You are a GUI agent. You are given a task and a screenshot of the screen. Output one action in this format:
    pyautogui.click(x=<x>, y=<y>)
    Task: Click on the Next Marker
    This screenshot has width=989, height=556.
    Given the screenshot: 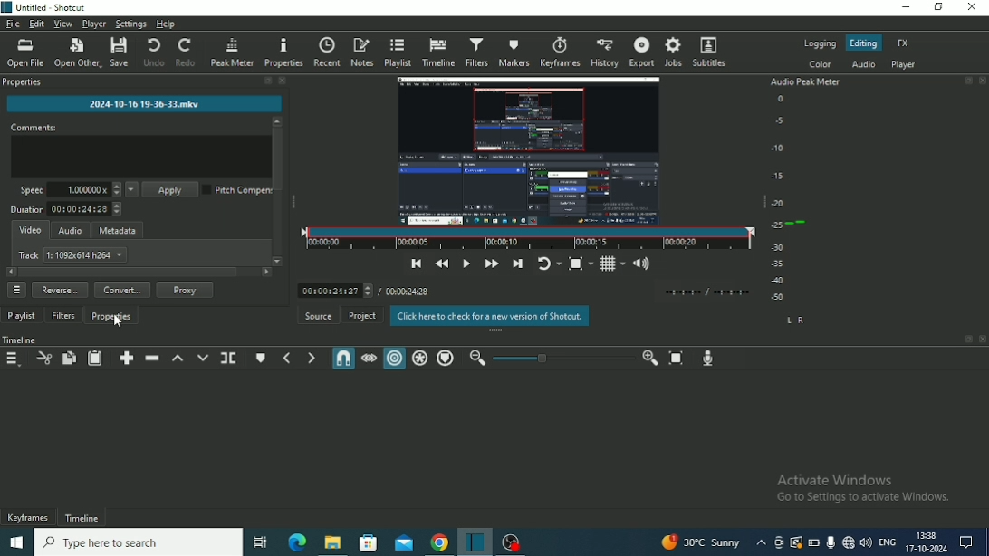 What is the action you would take?
    pyautogui.click(x=312, y=358)
    